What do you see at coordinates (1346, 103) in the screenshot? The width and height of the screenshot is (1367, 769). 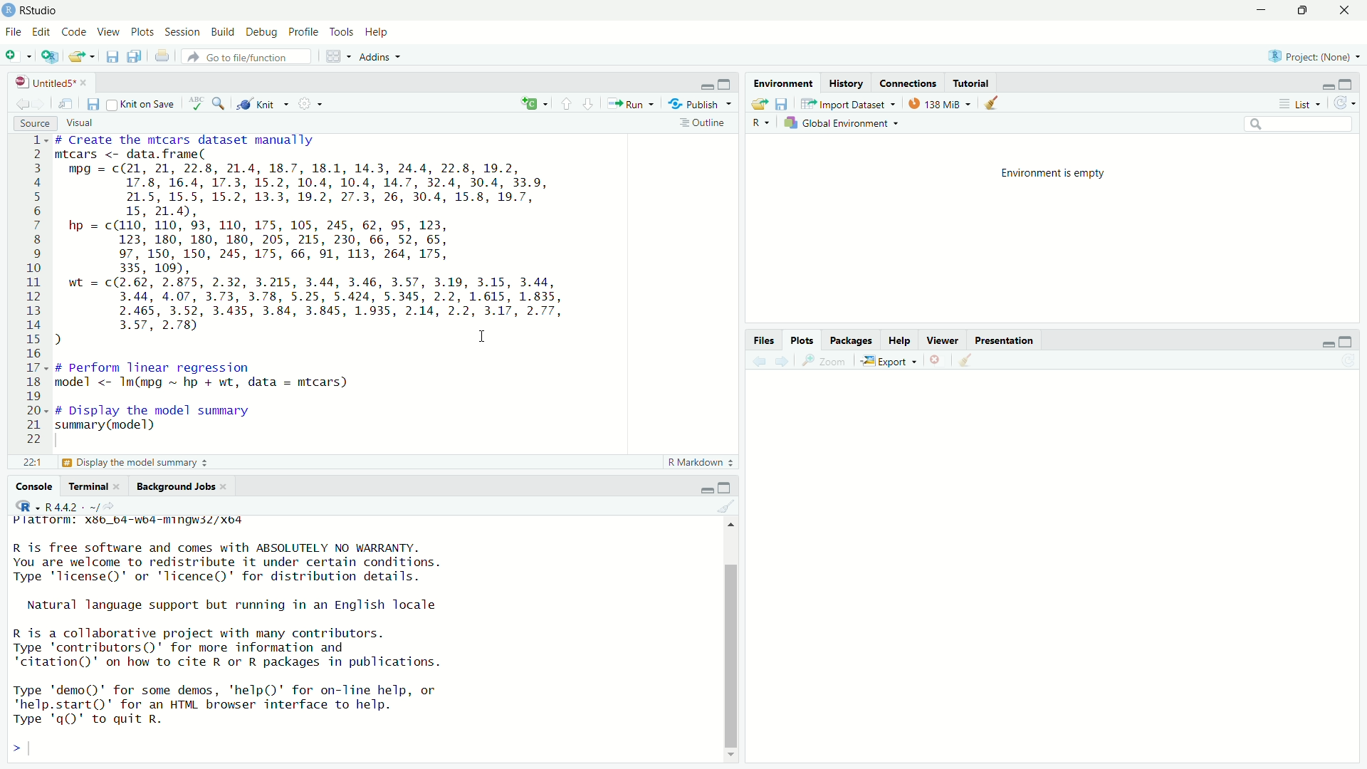 I see `refresh` at bounding box center [1346, 103].